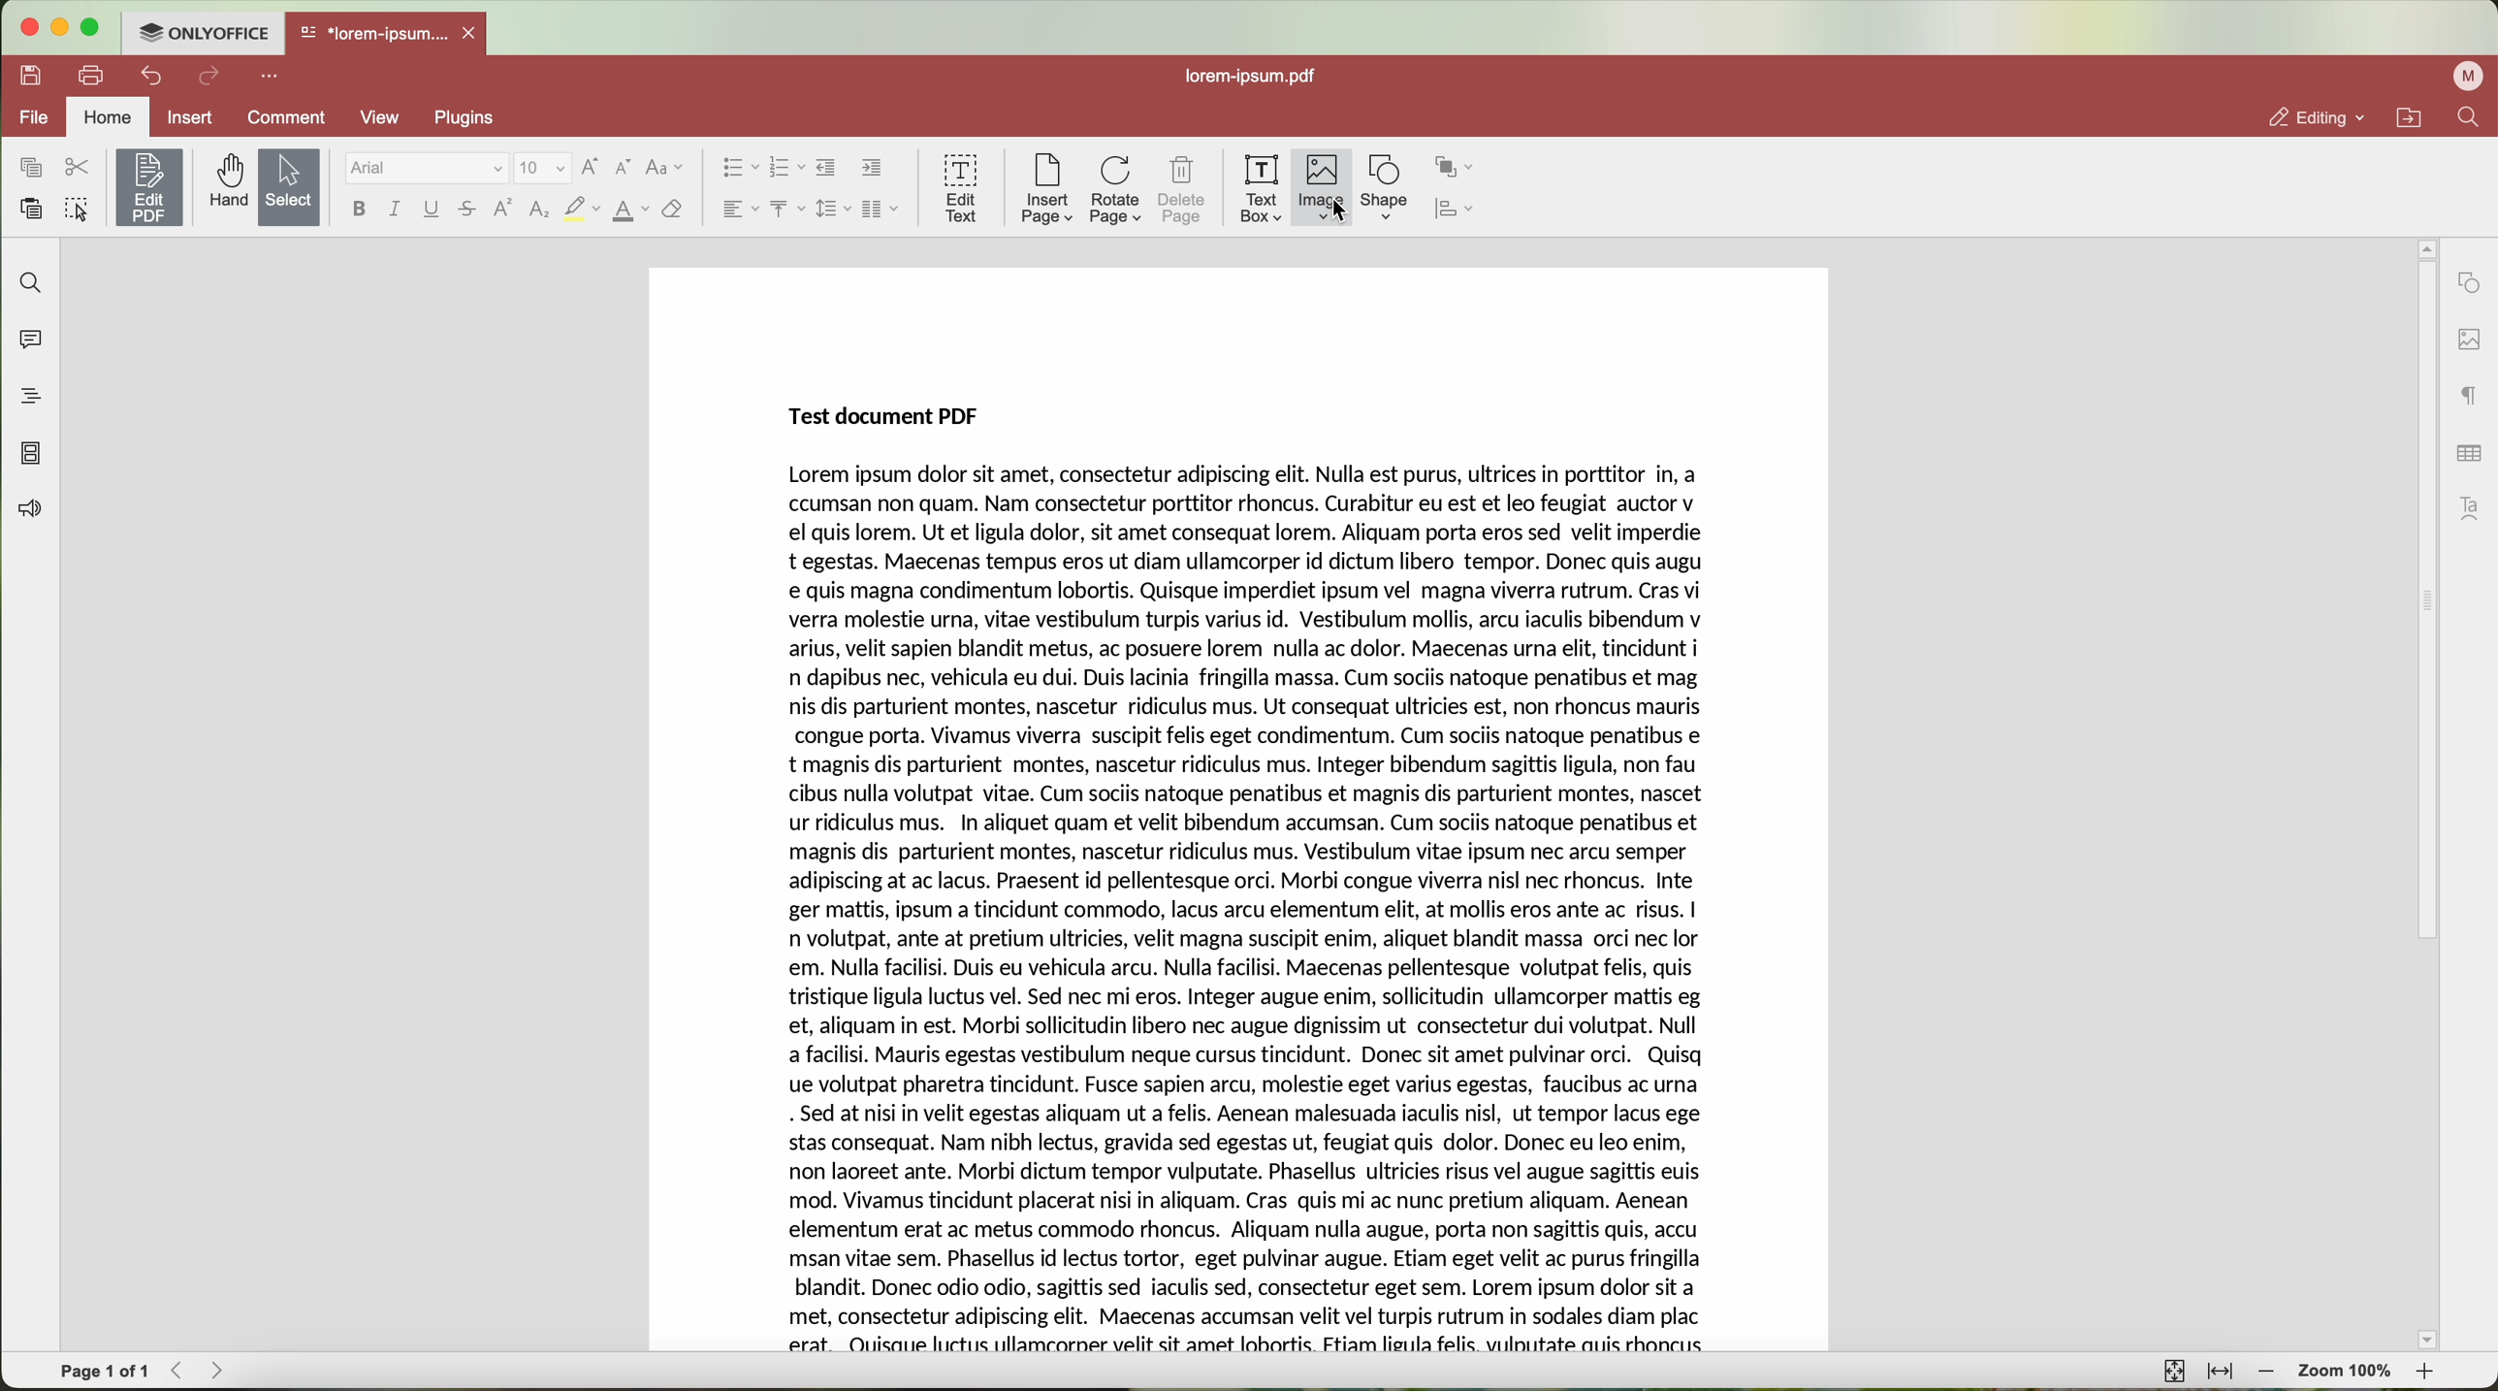 This screenshot has width=2498, height=1391. What do you see at coordinates (28, 512) in the screenshot?
I see `feedback & support` at bounding box center [28, 512].